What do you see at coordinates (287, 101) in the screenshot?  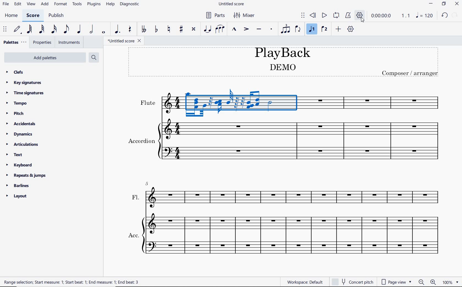 I see `Instrument: Flute` at bounding box center [287, 101].